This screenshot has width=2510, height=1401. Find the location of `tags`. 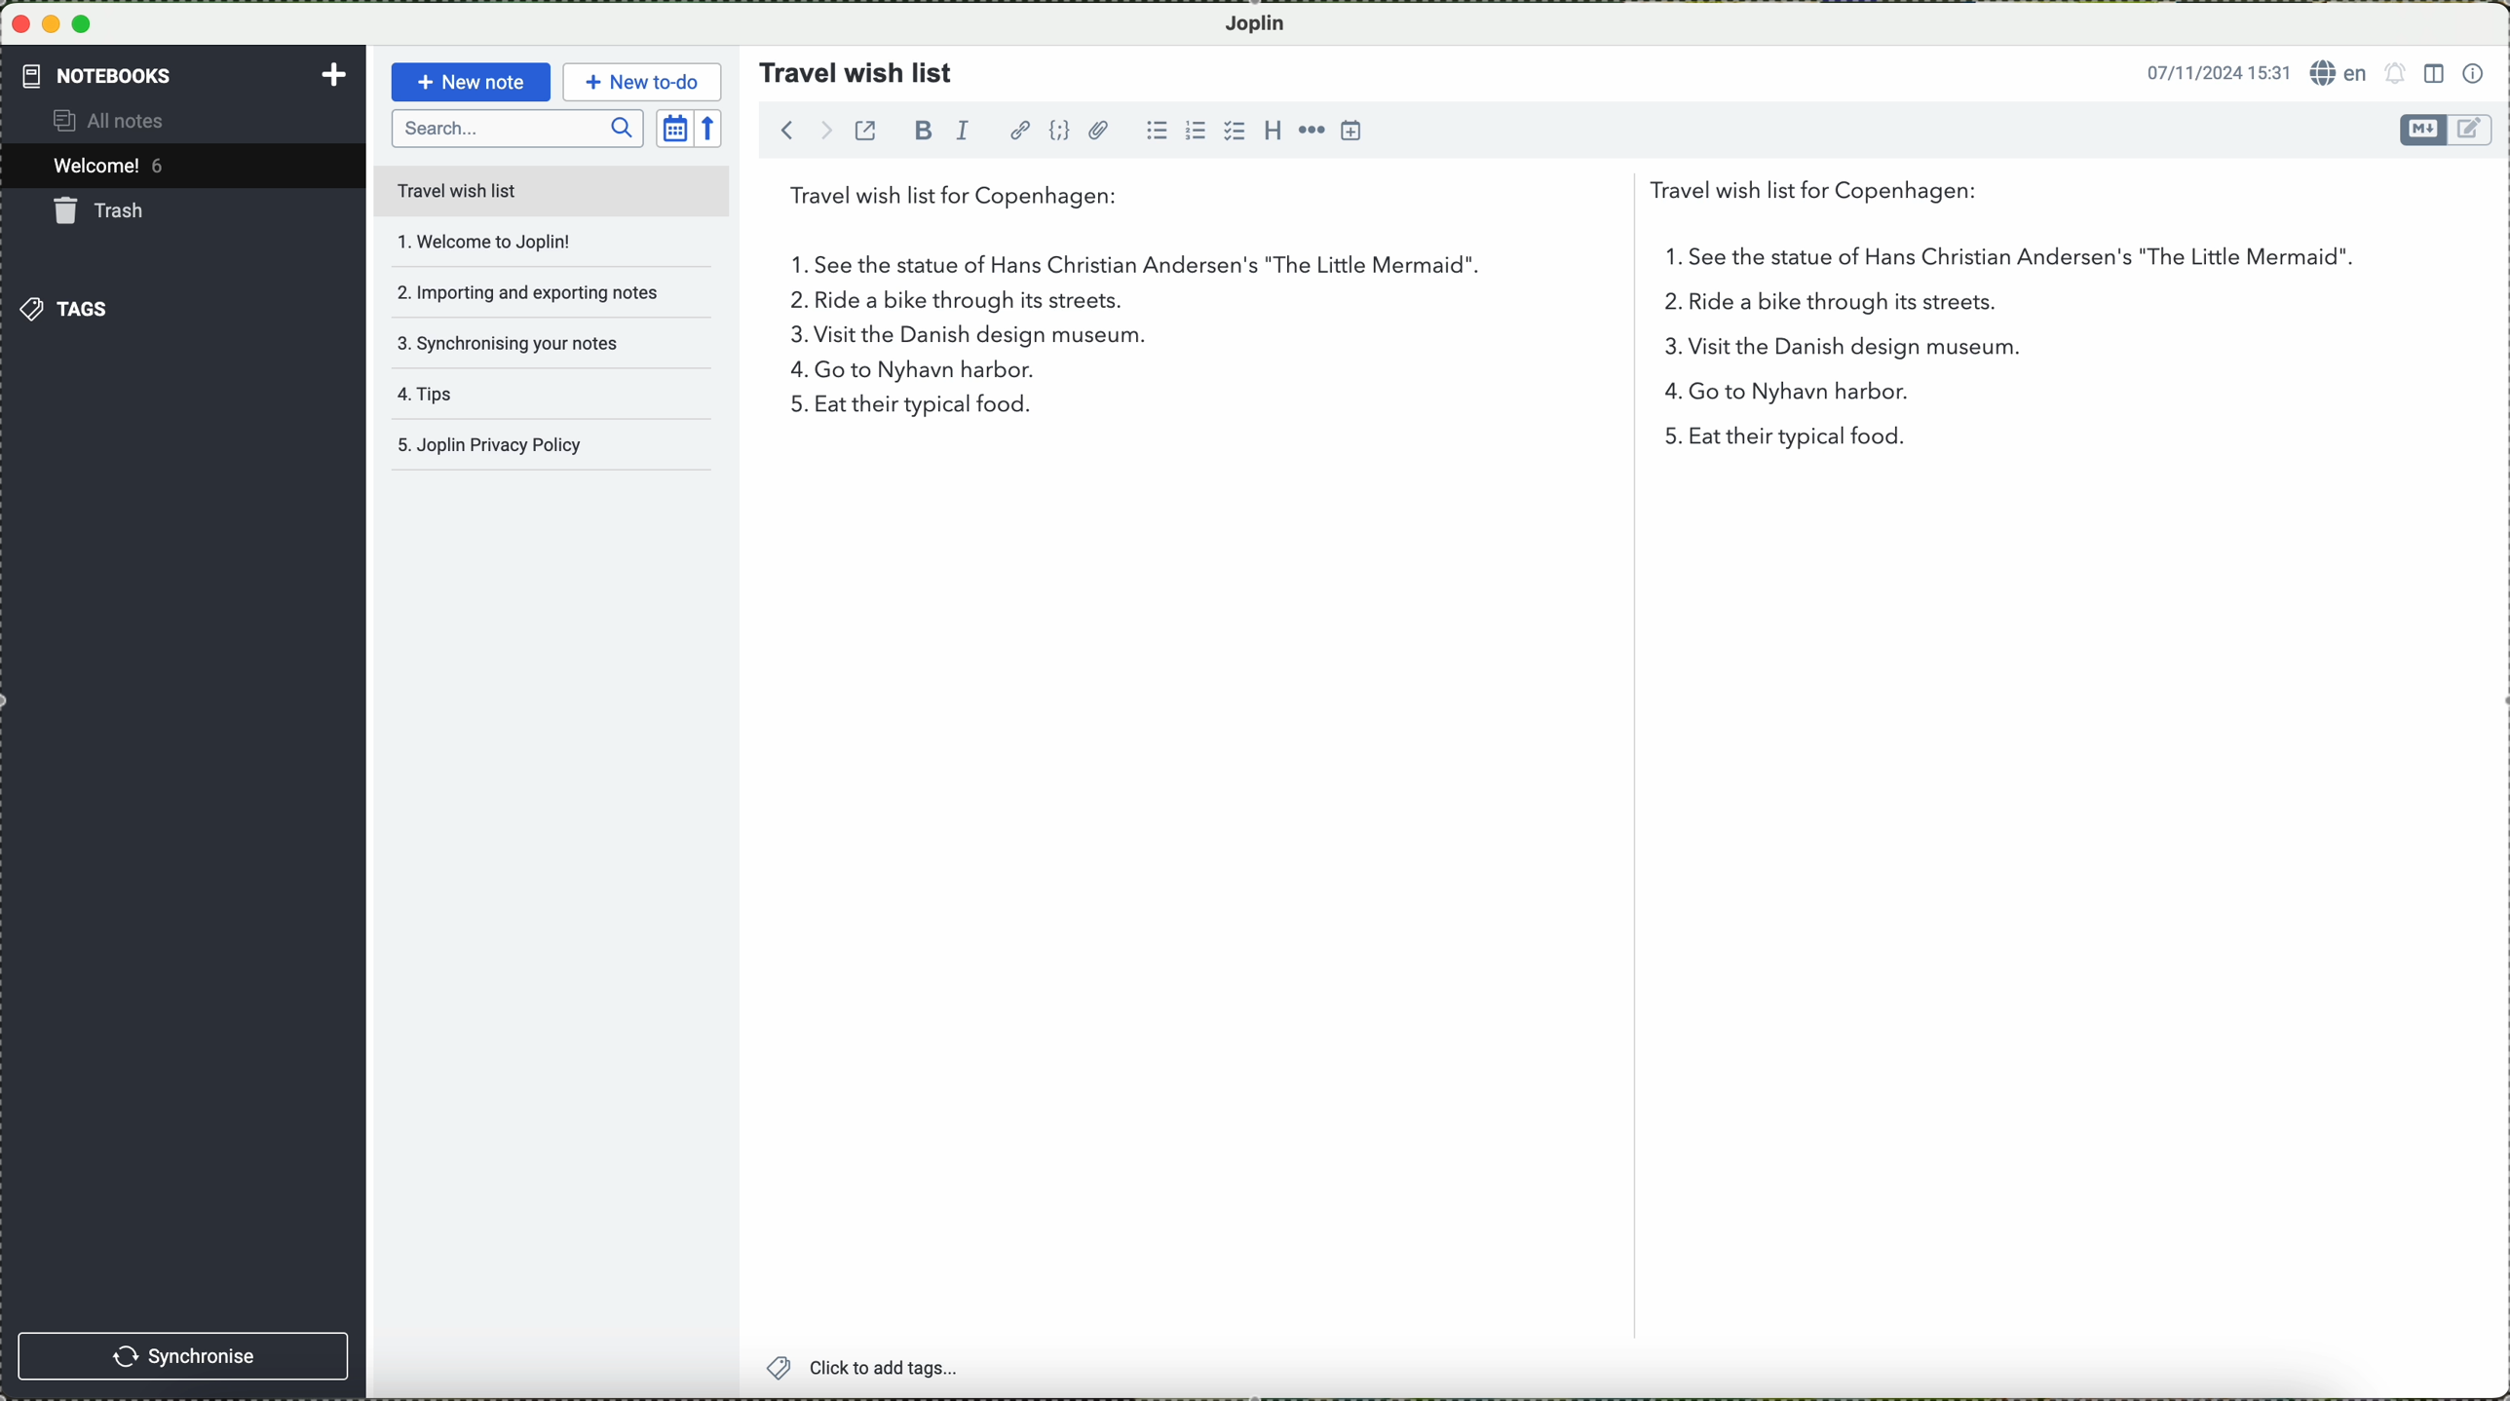

tags is located at coordinates (67, 308).